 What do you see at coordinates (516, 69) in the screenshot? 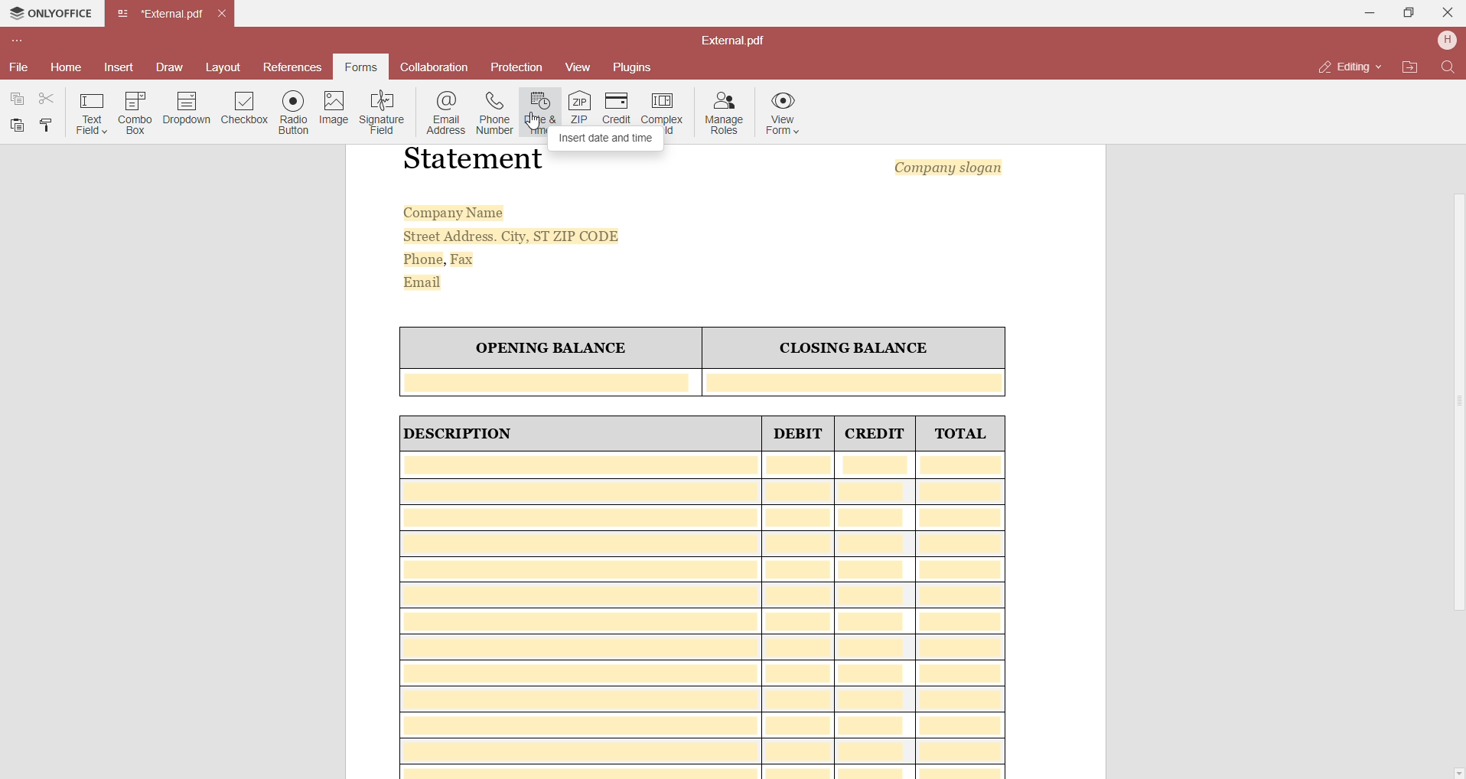
I see `Protection` at bounding box center [516, 69].